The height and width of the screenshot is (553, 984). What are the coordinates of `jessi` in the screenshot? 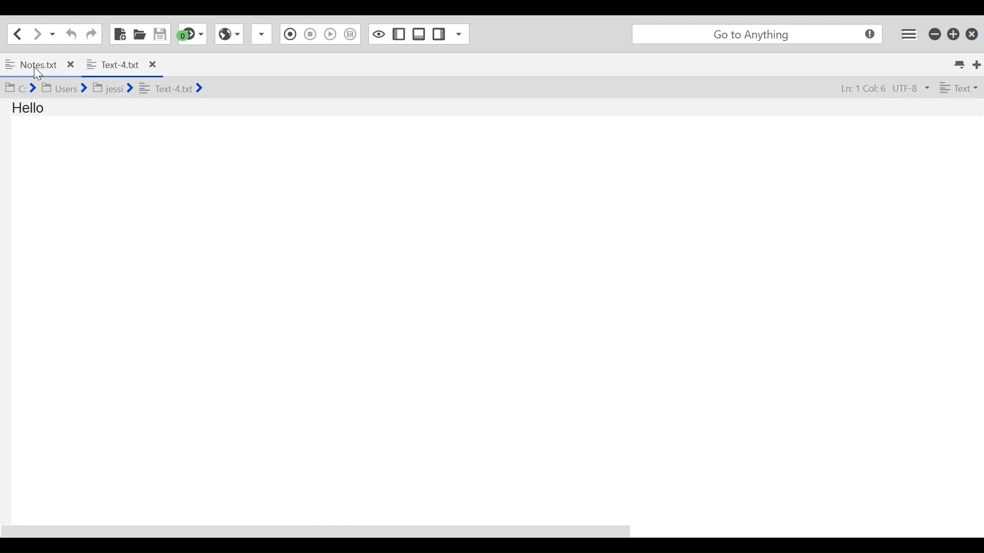 It's located at (114, 86).